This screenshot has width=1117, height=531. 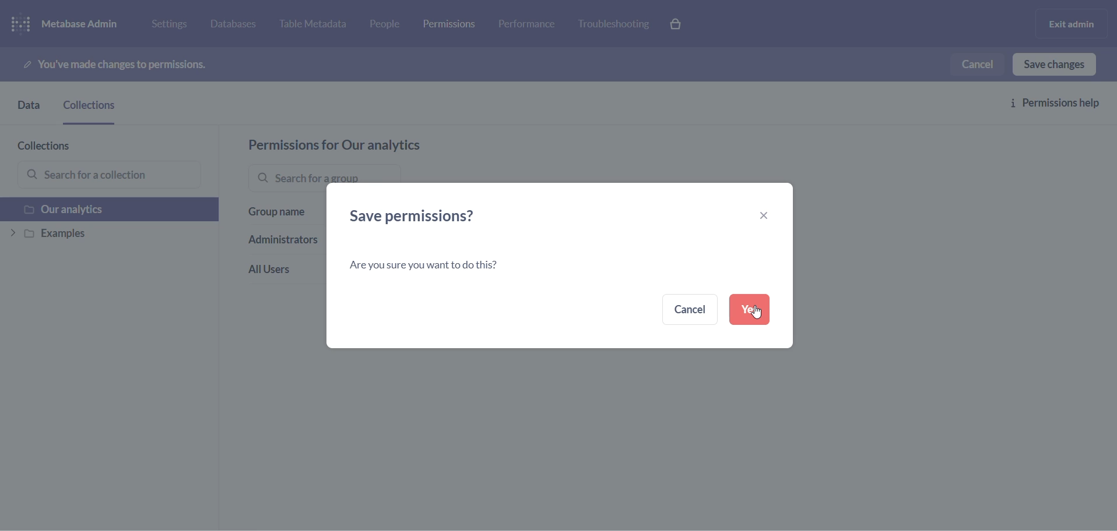 I want to click on troubleshooting, so click(x=614, y=24).